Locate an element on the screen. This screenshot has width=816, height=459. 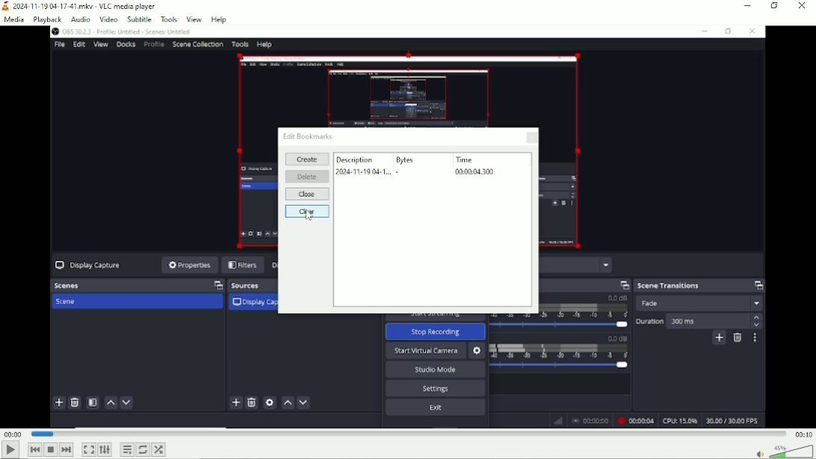
Next is located at coordinates (67, 449).